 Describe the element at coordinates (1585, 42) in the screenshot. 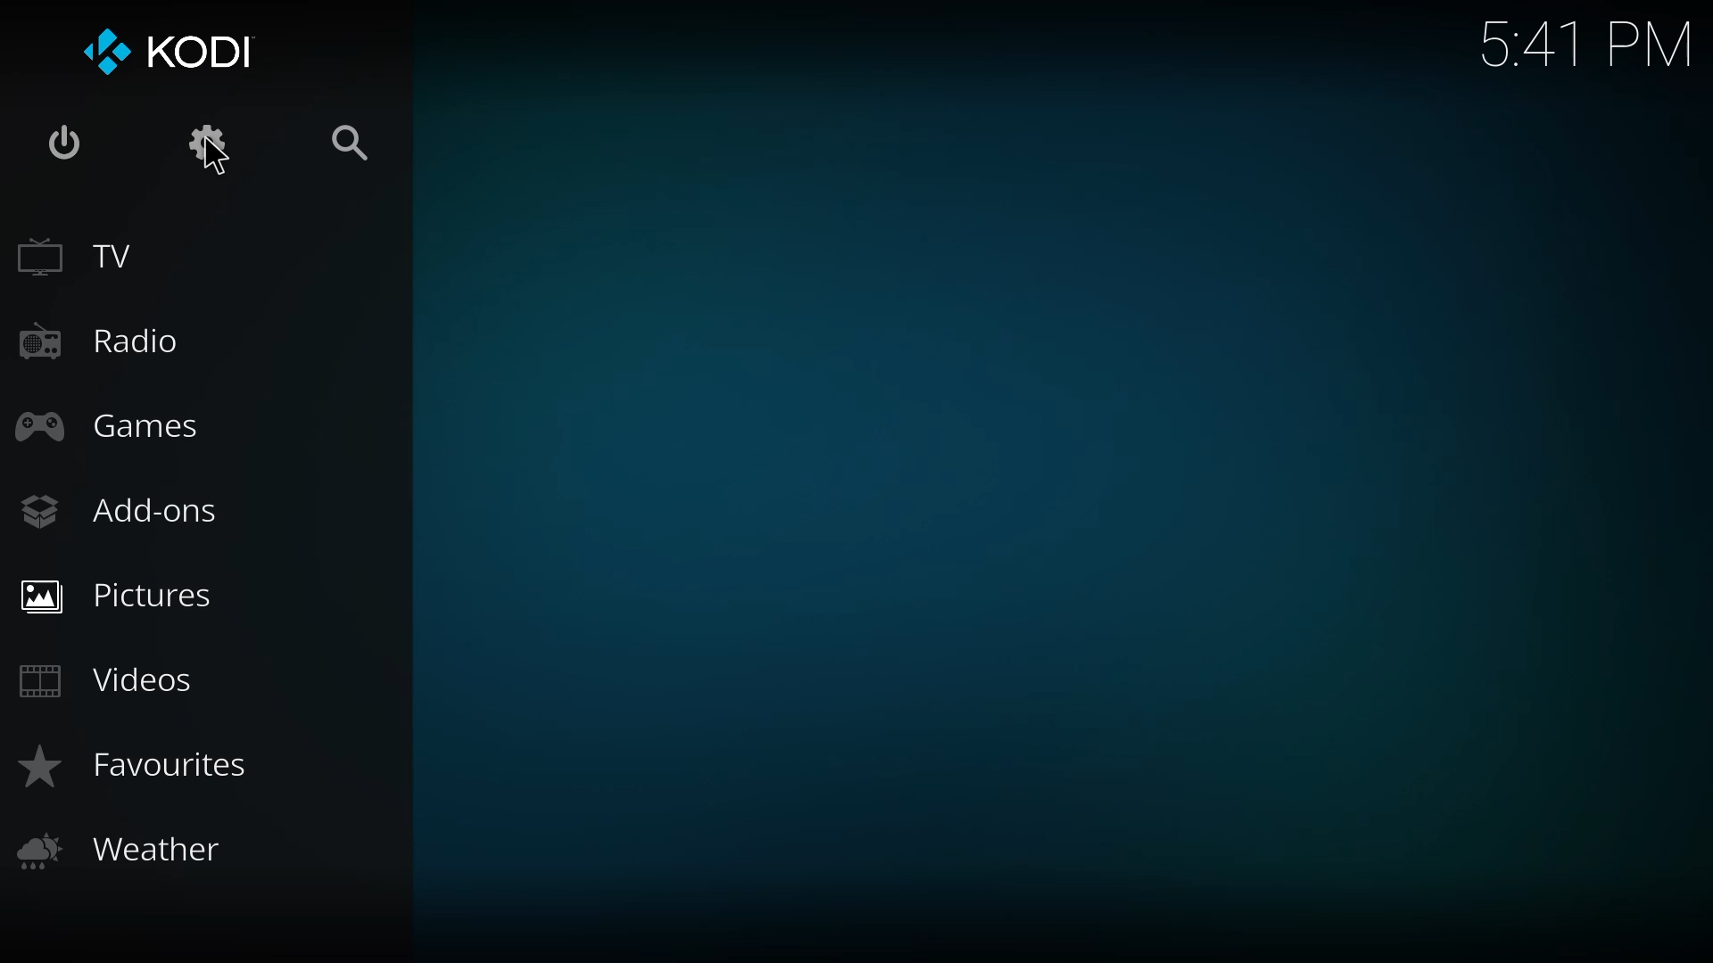

I see `5:41 PM` at that location.